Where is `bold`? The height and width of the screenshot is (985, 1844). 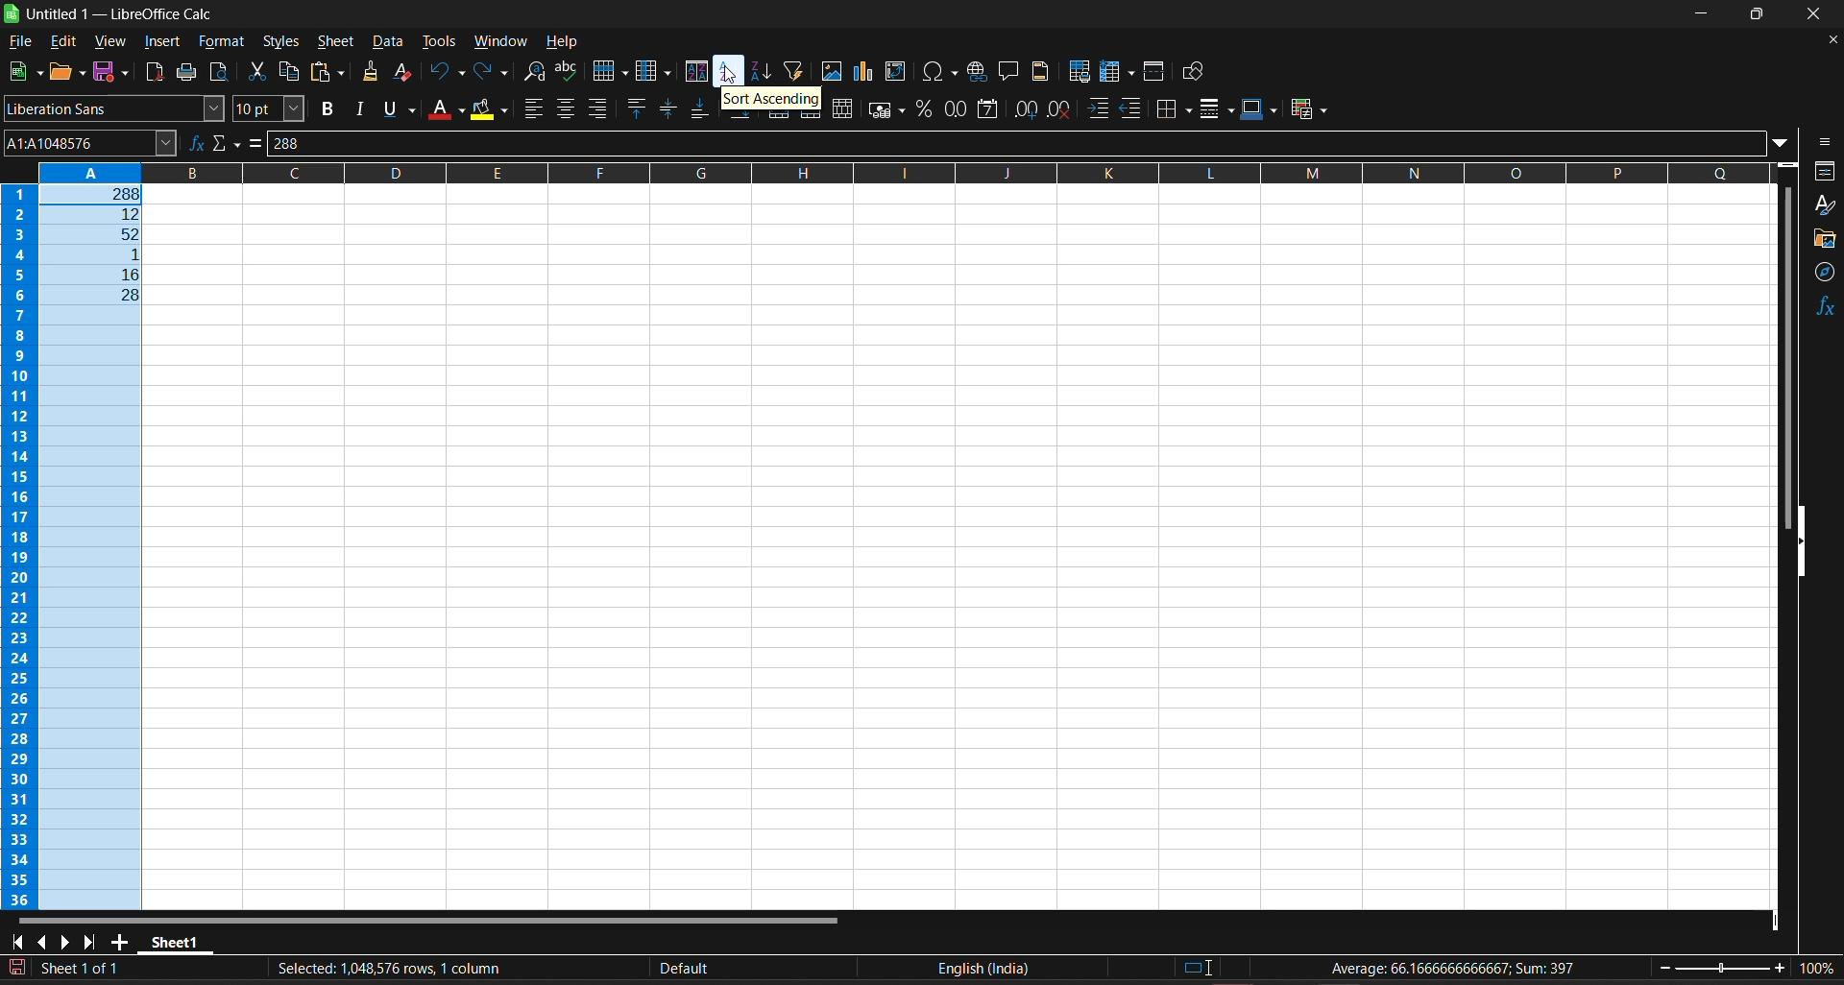 bold is located at coordinates (326, 109).